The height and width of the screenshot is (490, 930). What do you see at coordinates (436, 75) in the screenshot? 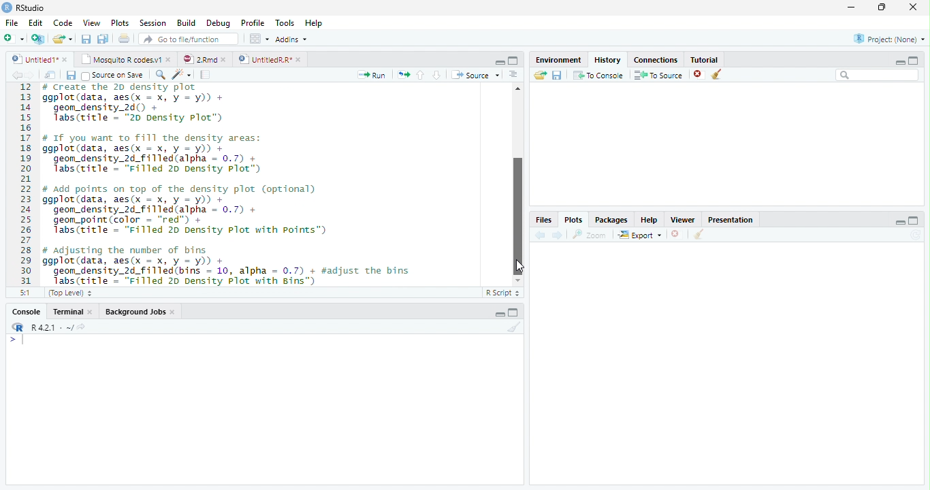
I see `down` at bounding box center [436, 75].